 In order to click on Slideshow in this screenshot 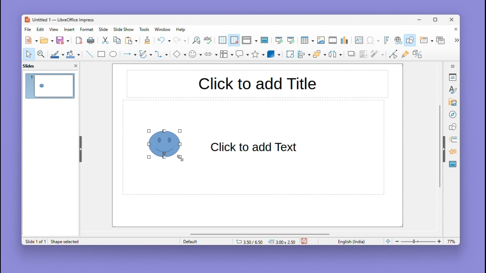, I will do `click(124, 30)`.